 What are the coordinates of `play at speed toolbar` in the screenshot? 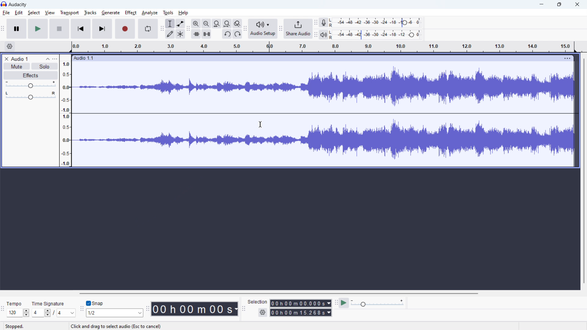 It's located at (336, 303).